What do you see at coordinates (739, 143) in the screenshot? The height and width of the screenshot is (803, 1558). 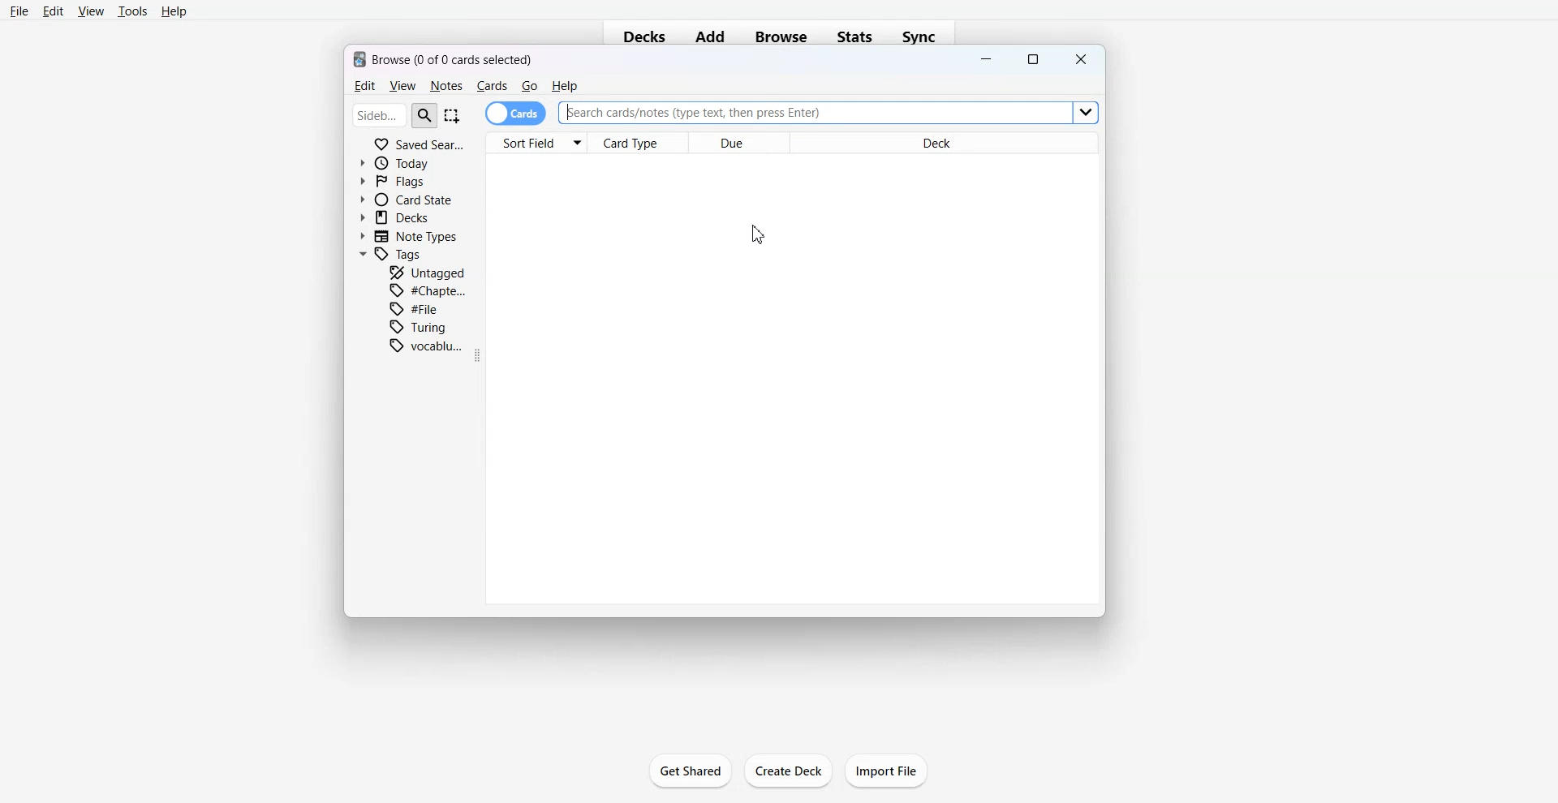 I see `Due` at bounding box center [739, 143].